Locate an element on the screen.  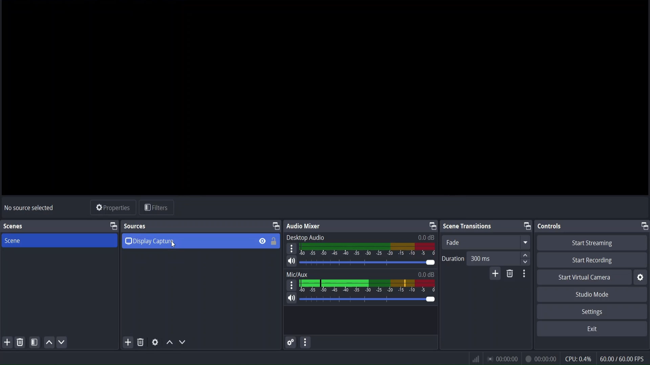
transition properties is located at coordinates (525, 273).